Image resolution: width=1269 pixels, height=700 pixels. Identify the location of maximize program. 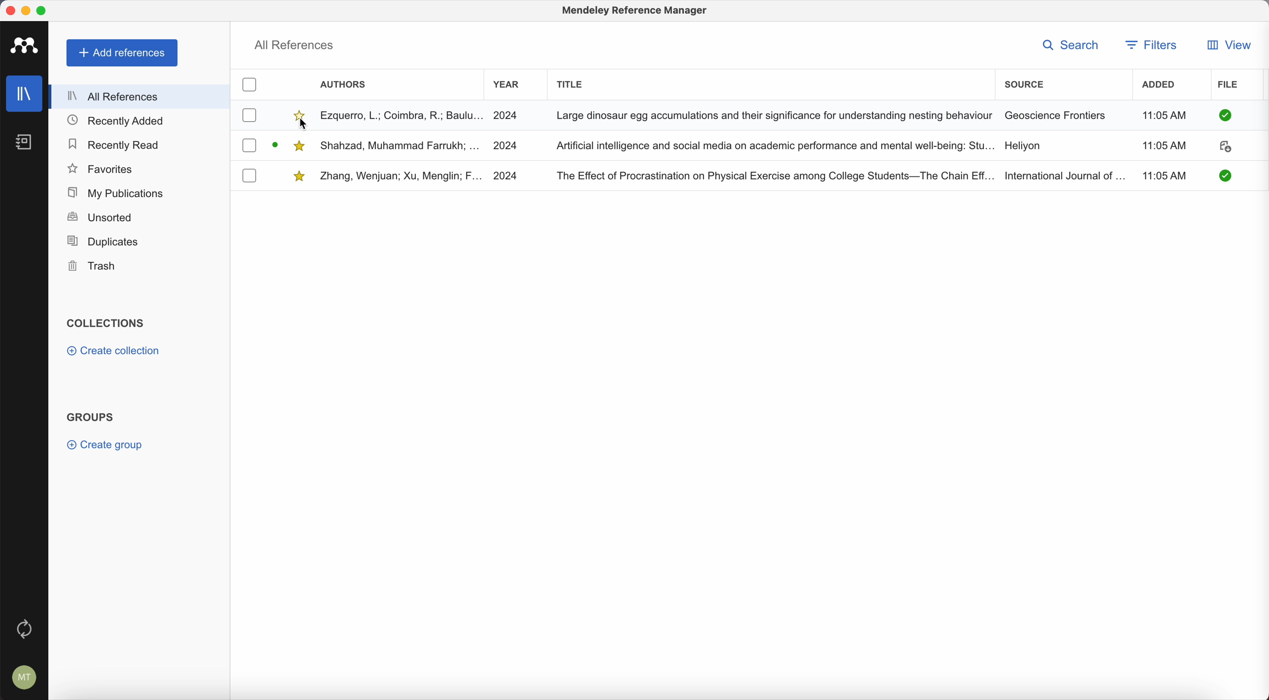
(44, 10).